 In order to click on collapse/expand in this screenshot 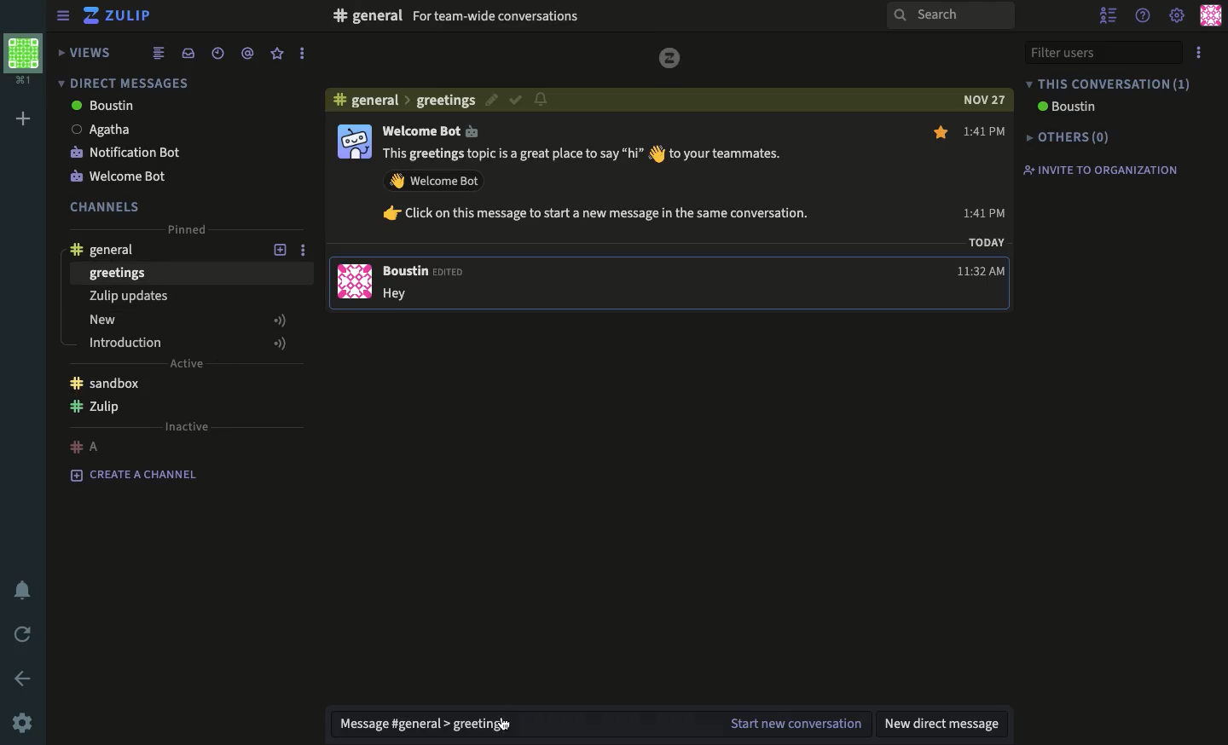, I will do `click(63, 17)`.